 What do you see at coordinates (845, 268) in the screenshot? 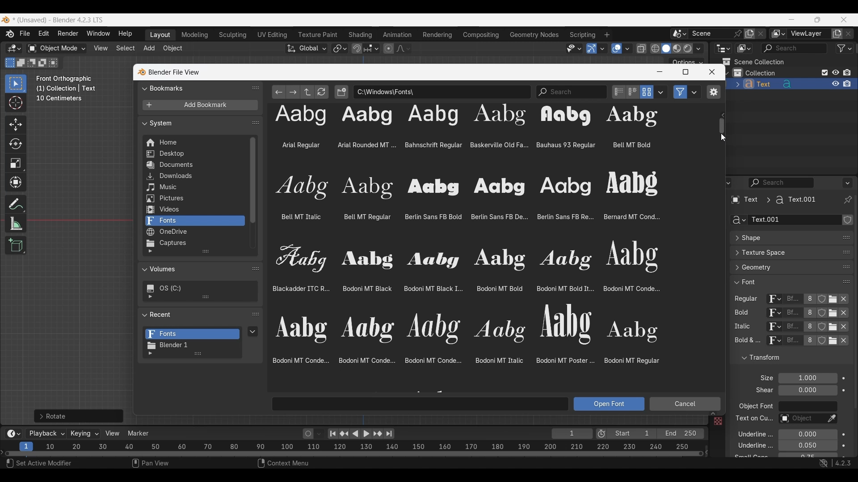
I see `change position` at bounding box center [845, 268].